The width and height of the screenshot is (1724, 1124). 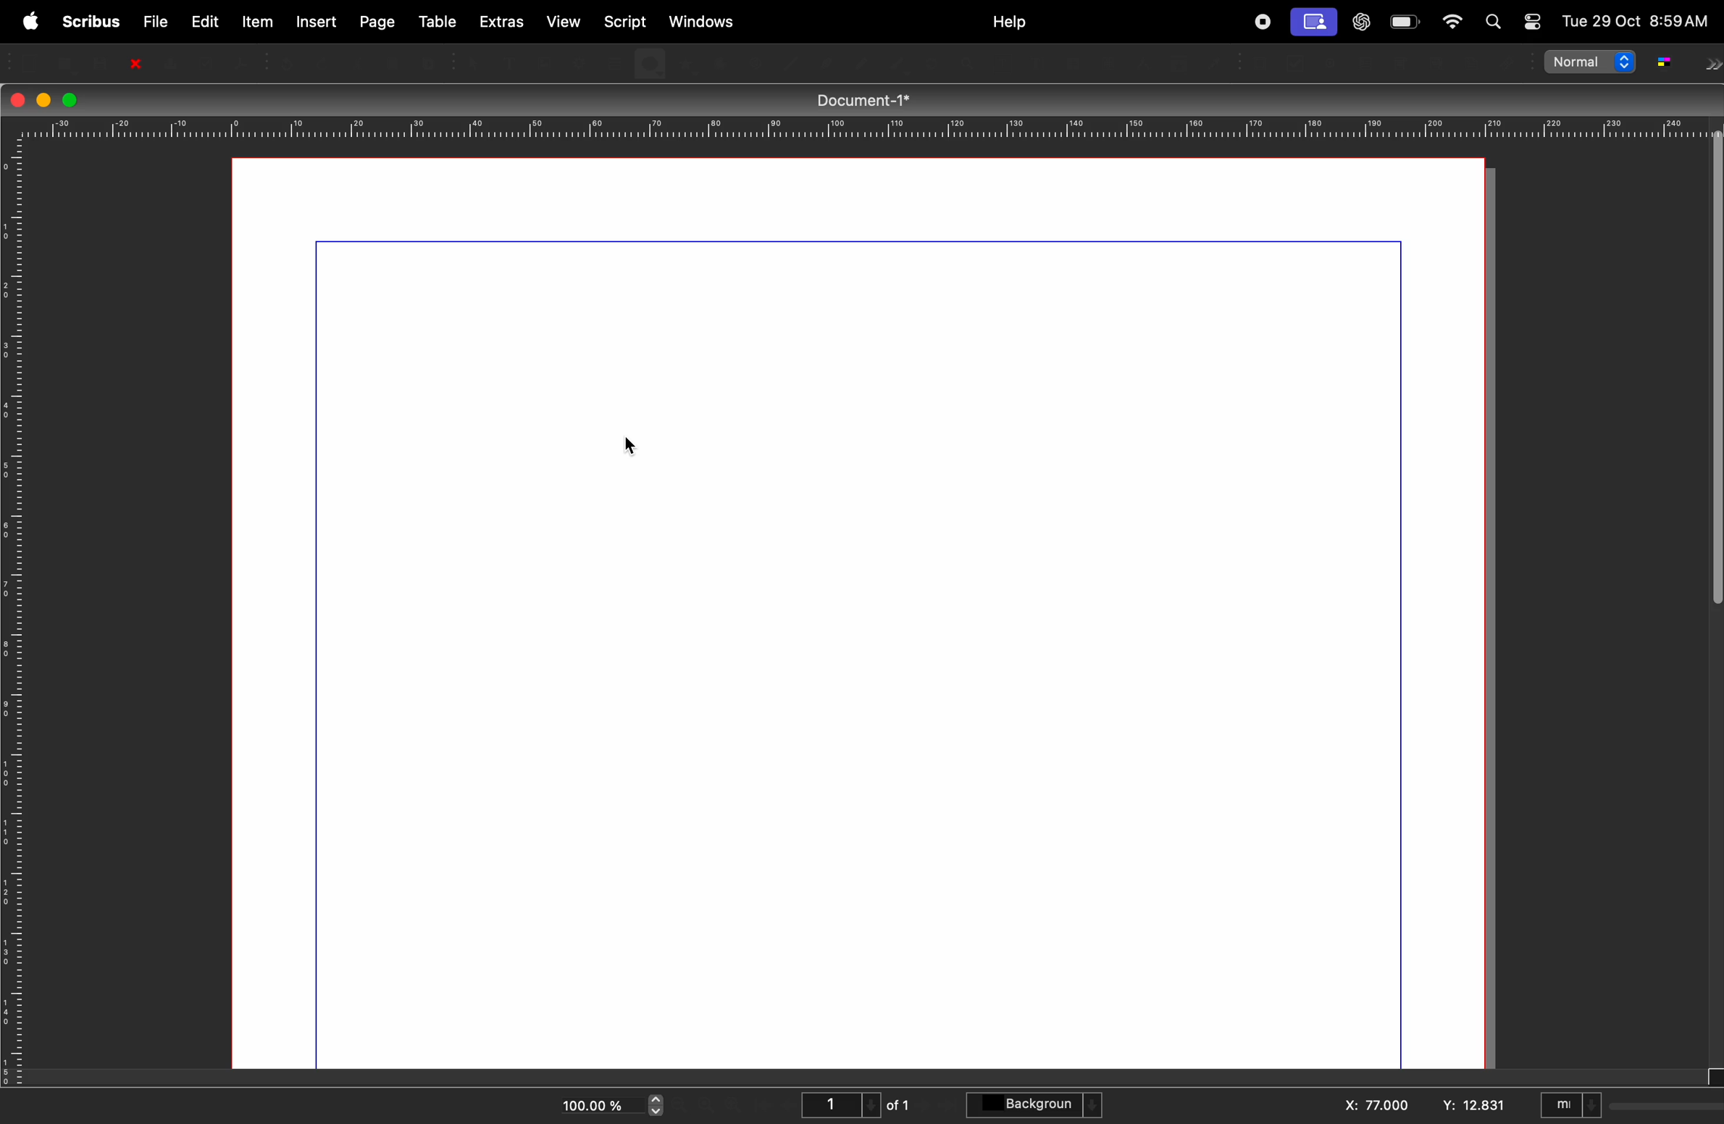 What do you see at coordinates (1473, 64) in the screenshot?
I see `Text annotation` at bounding box center [1473, 64].